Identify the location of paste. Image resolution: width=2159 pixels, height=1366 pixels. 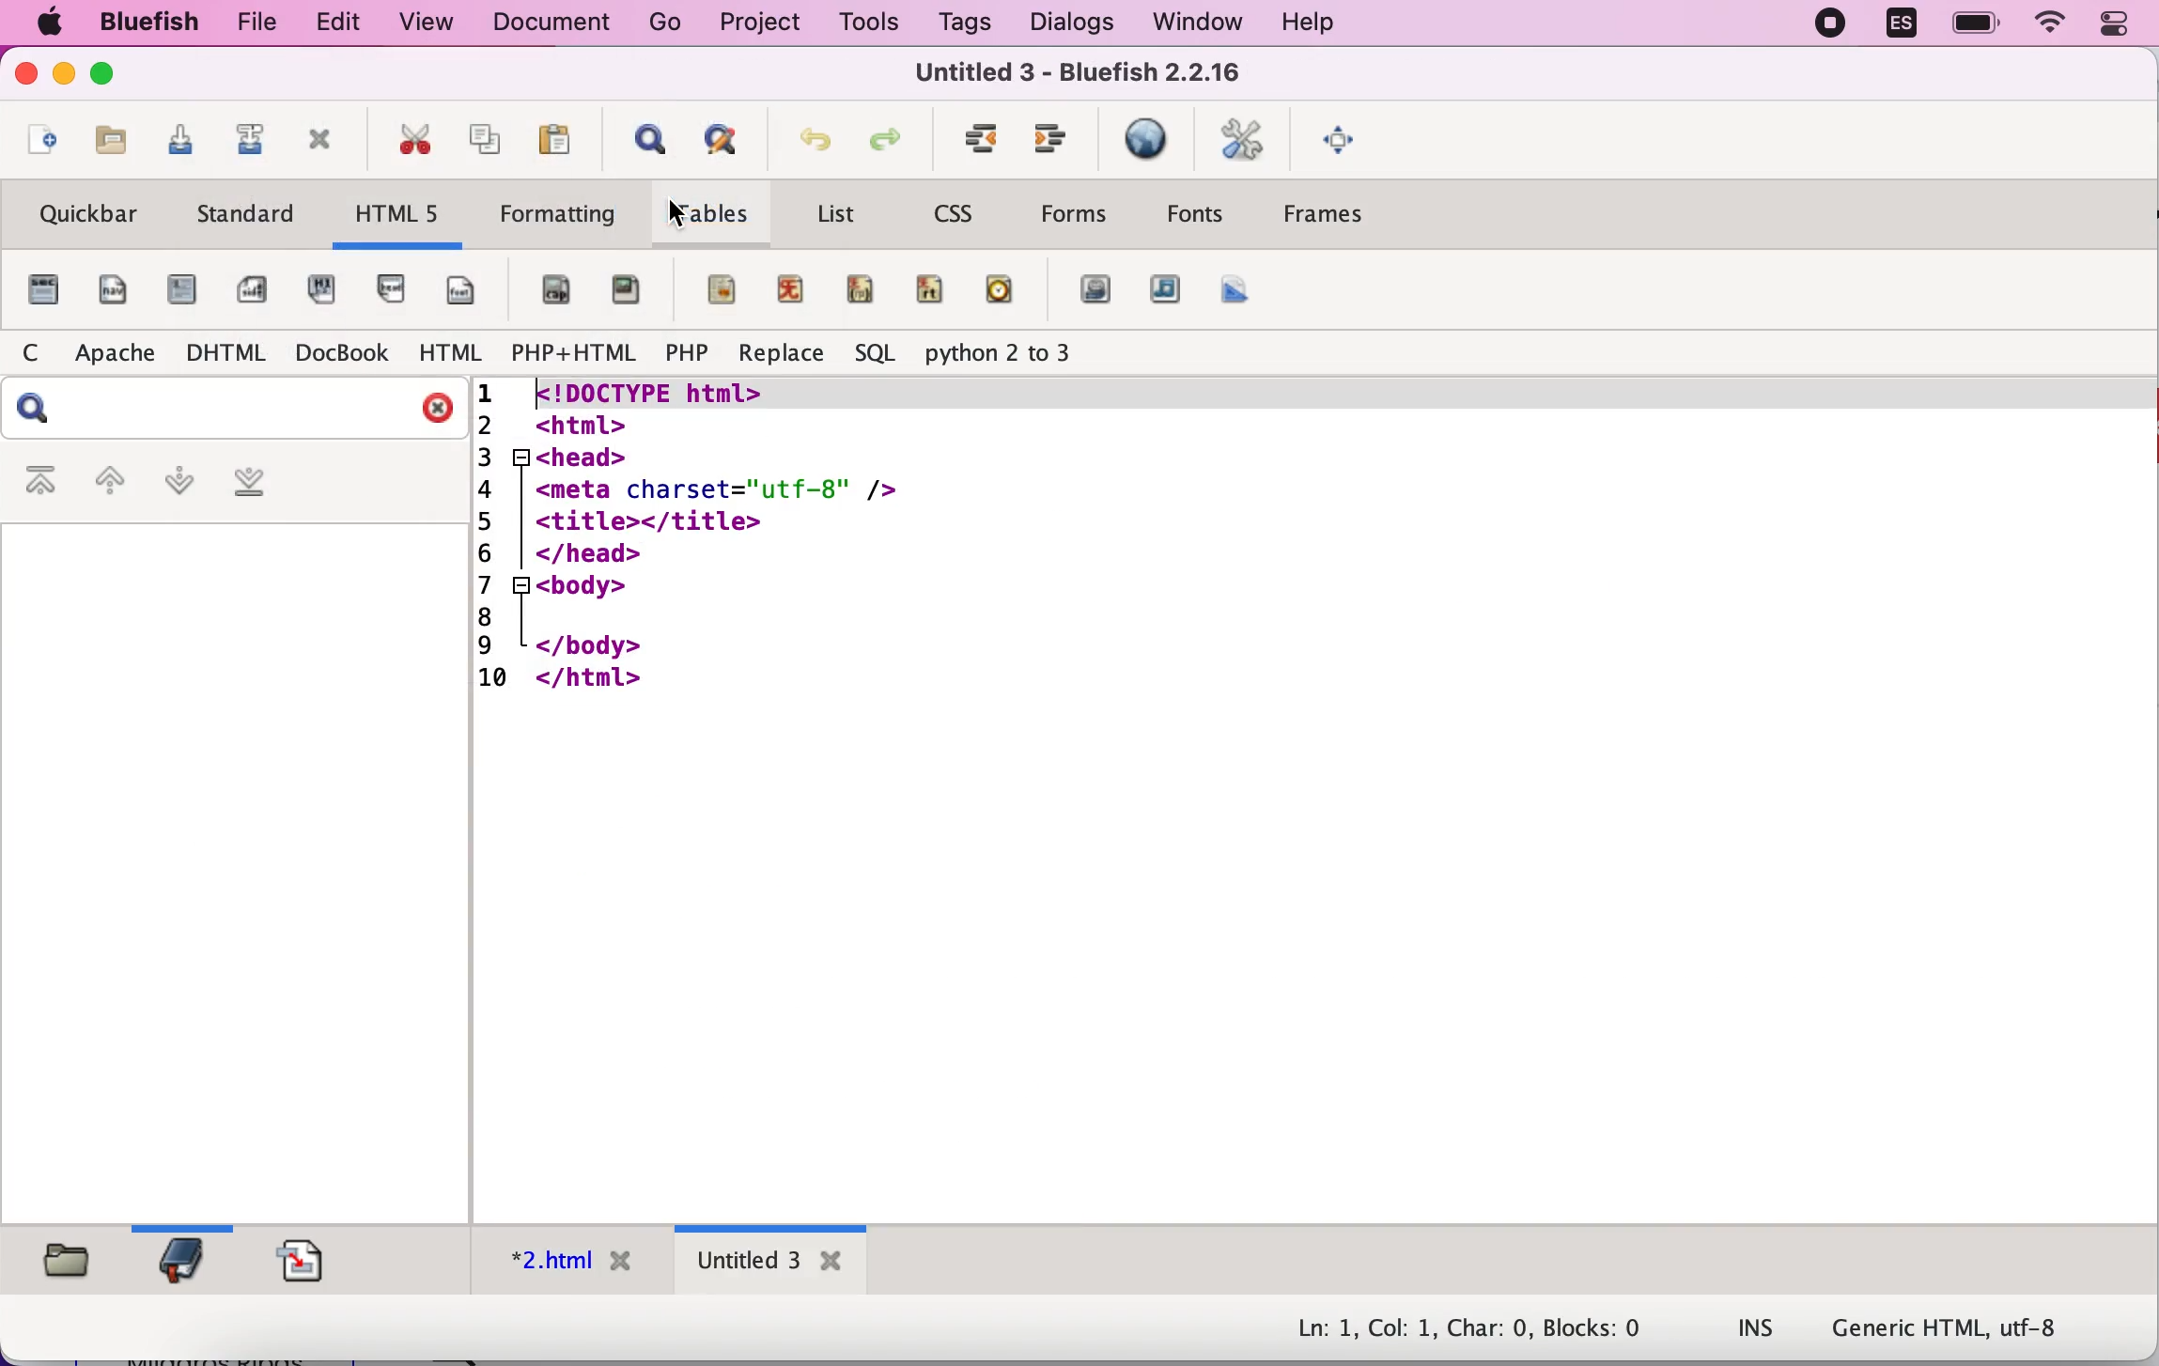
(561, 135).